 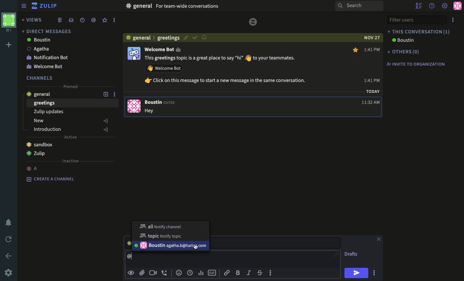 What do you see at coordinates (454, 20) in the screenshot?
I see `options` at bounding box center [454, 20].